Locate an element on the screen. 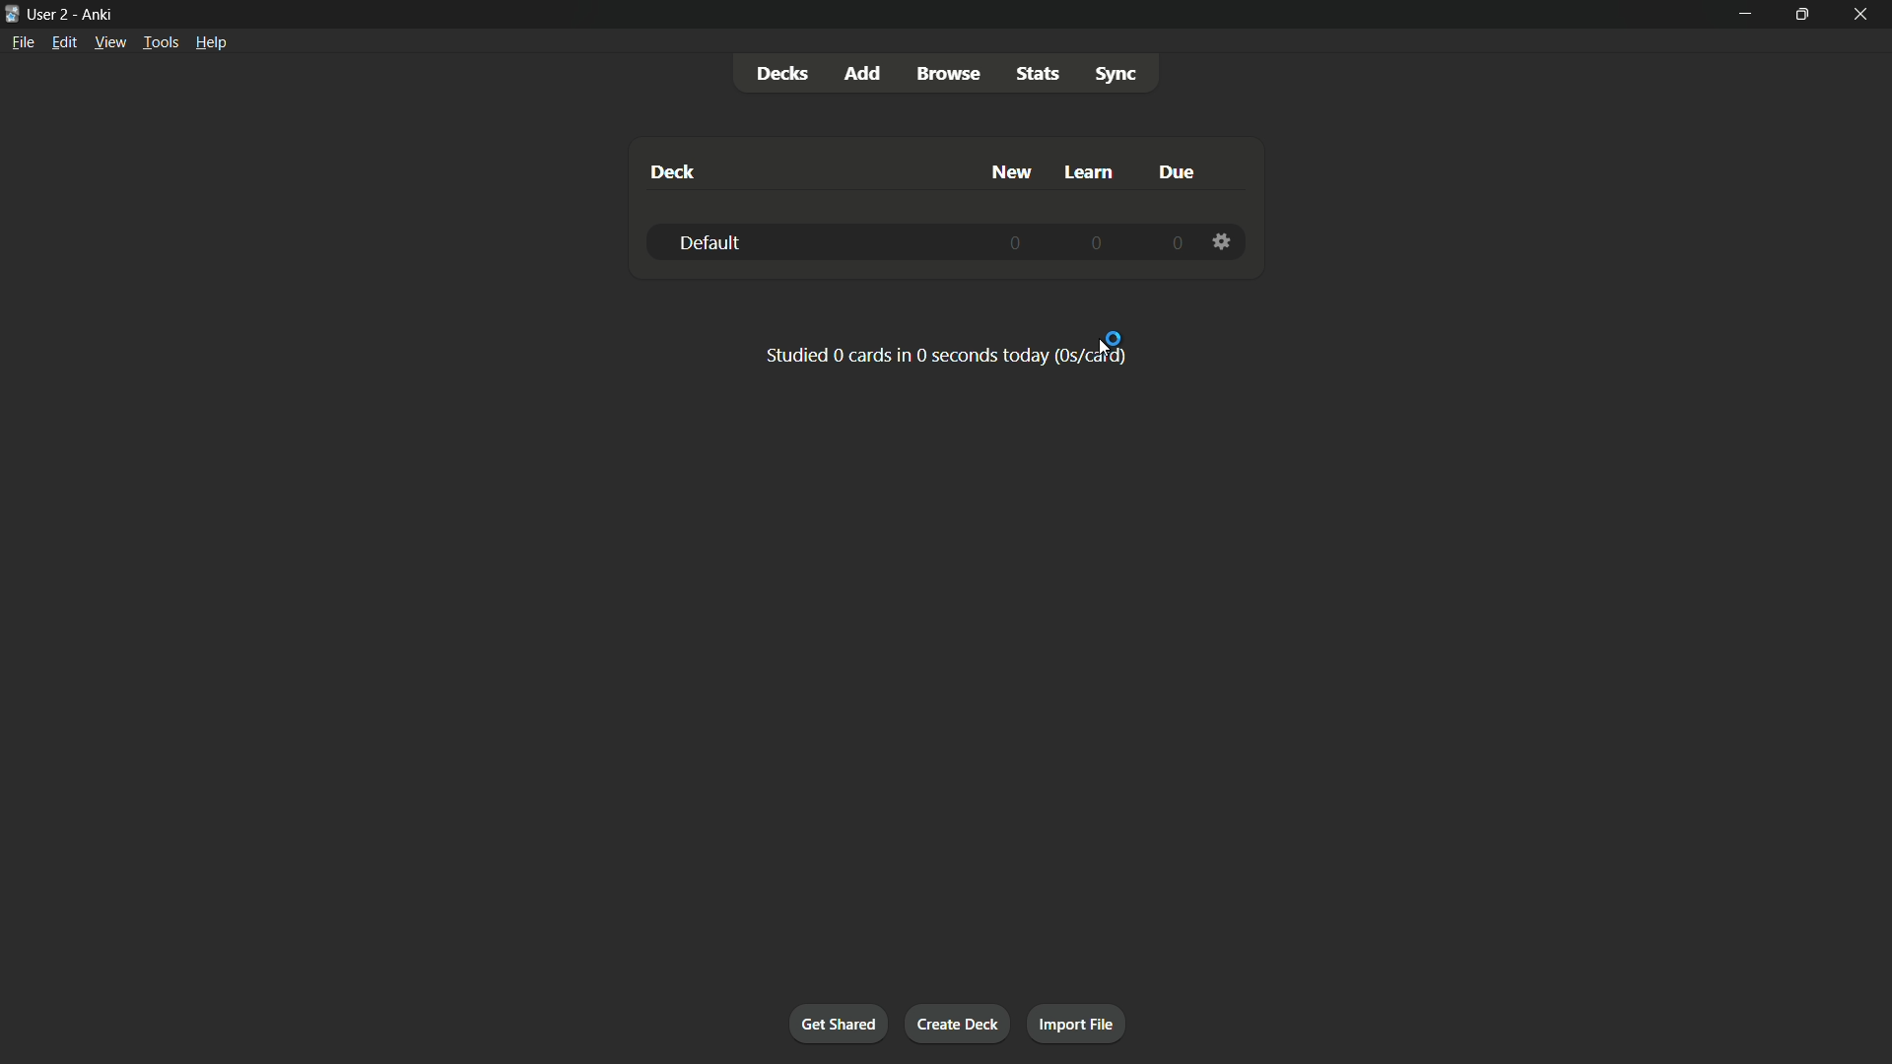  deck is located at coordinates (673, 171).